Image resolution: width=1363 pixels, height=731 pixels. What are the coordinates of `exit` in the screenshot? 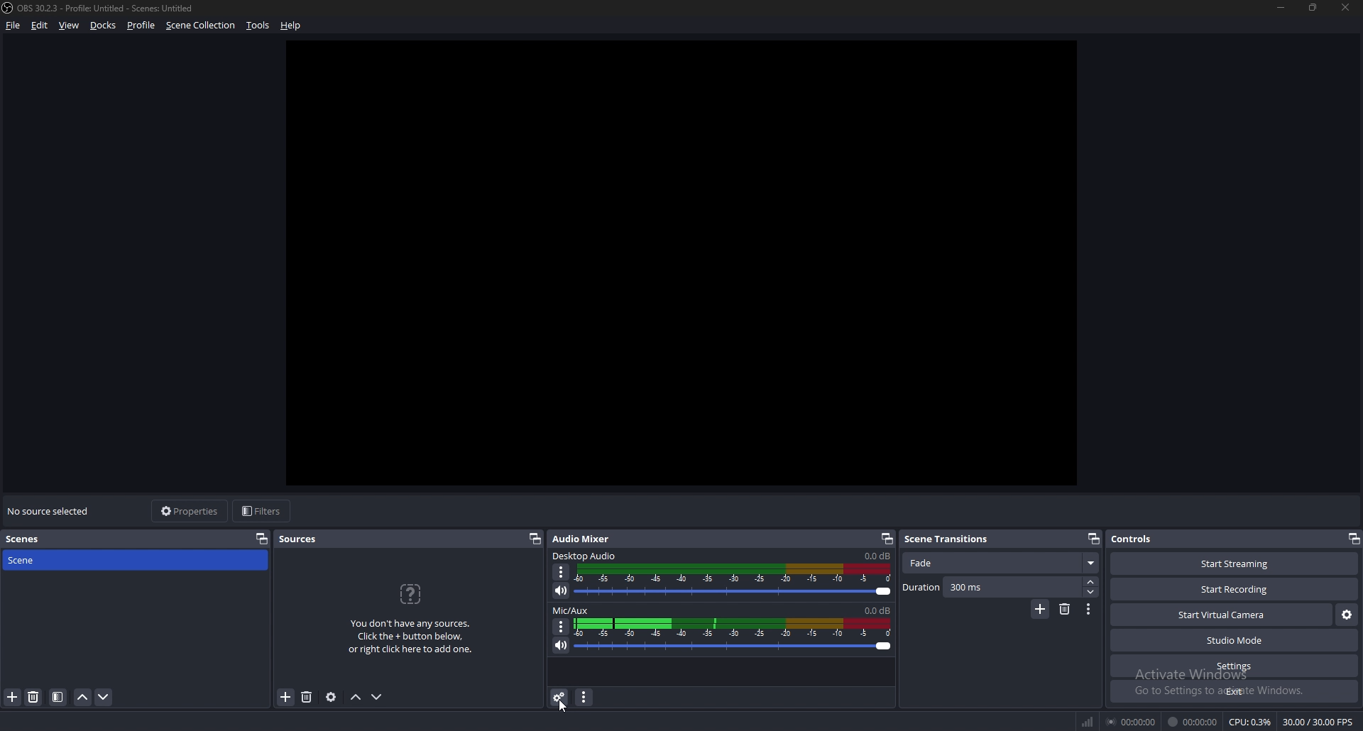 It's located at (1234, 692).